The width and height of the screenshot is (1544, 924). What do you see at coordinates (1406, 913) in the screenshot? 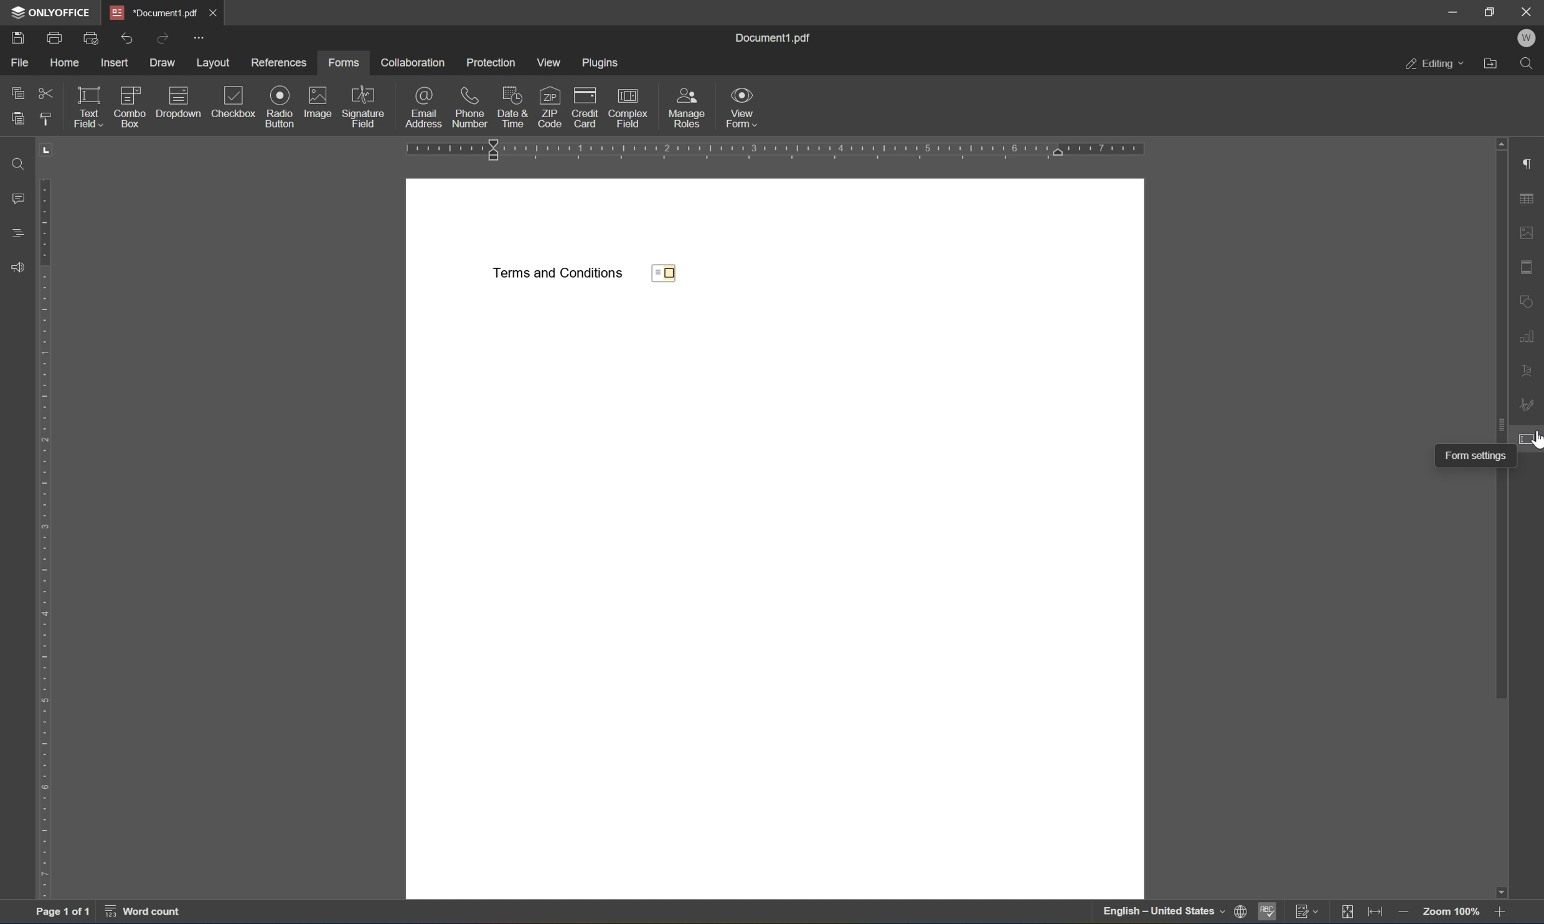
I see `zoom out` at bounding box center [1406, 913].